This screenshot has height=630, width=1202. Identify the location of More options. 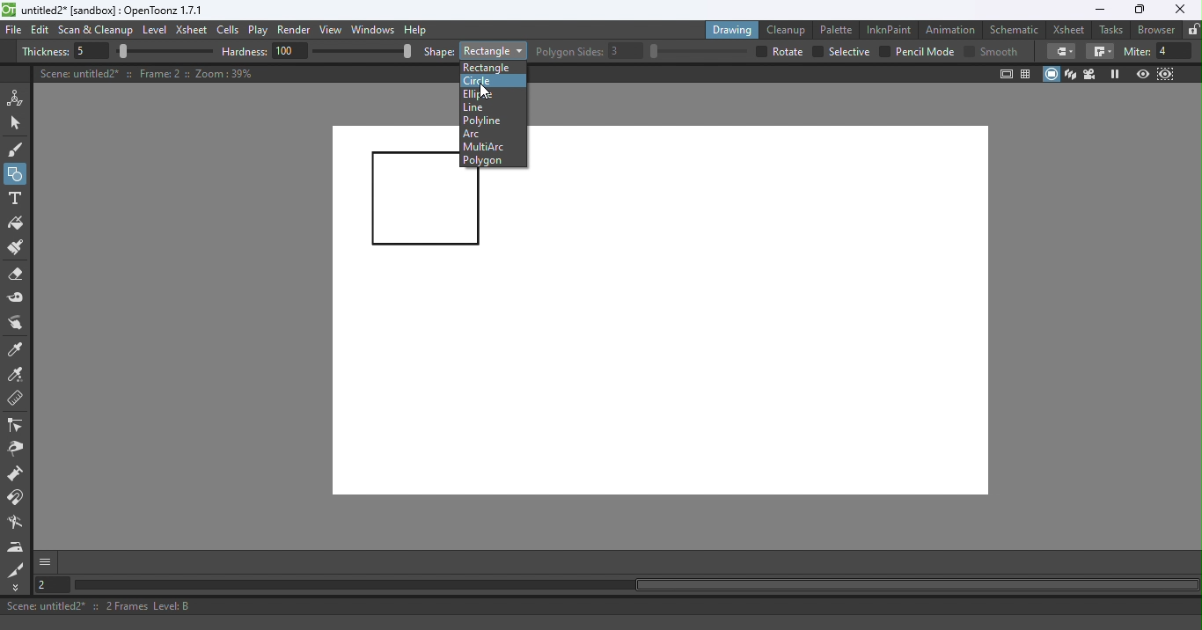
(45, 561).